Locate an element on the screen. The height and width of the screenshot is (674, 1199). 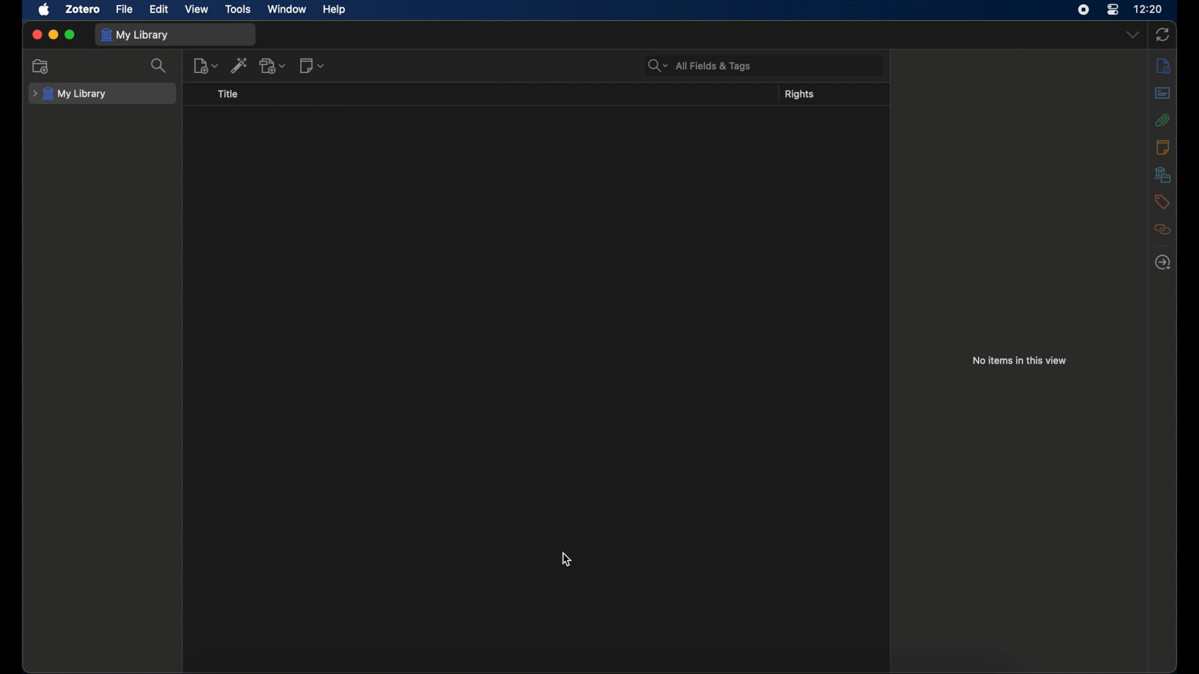
edit is located at coordinates (160, 9).